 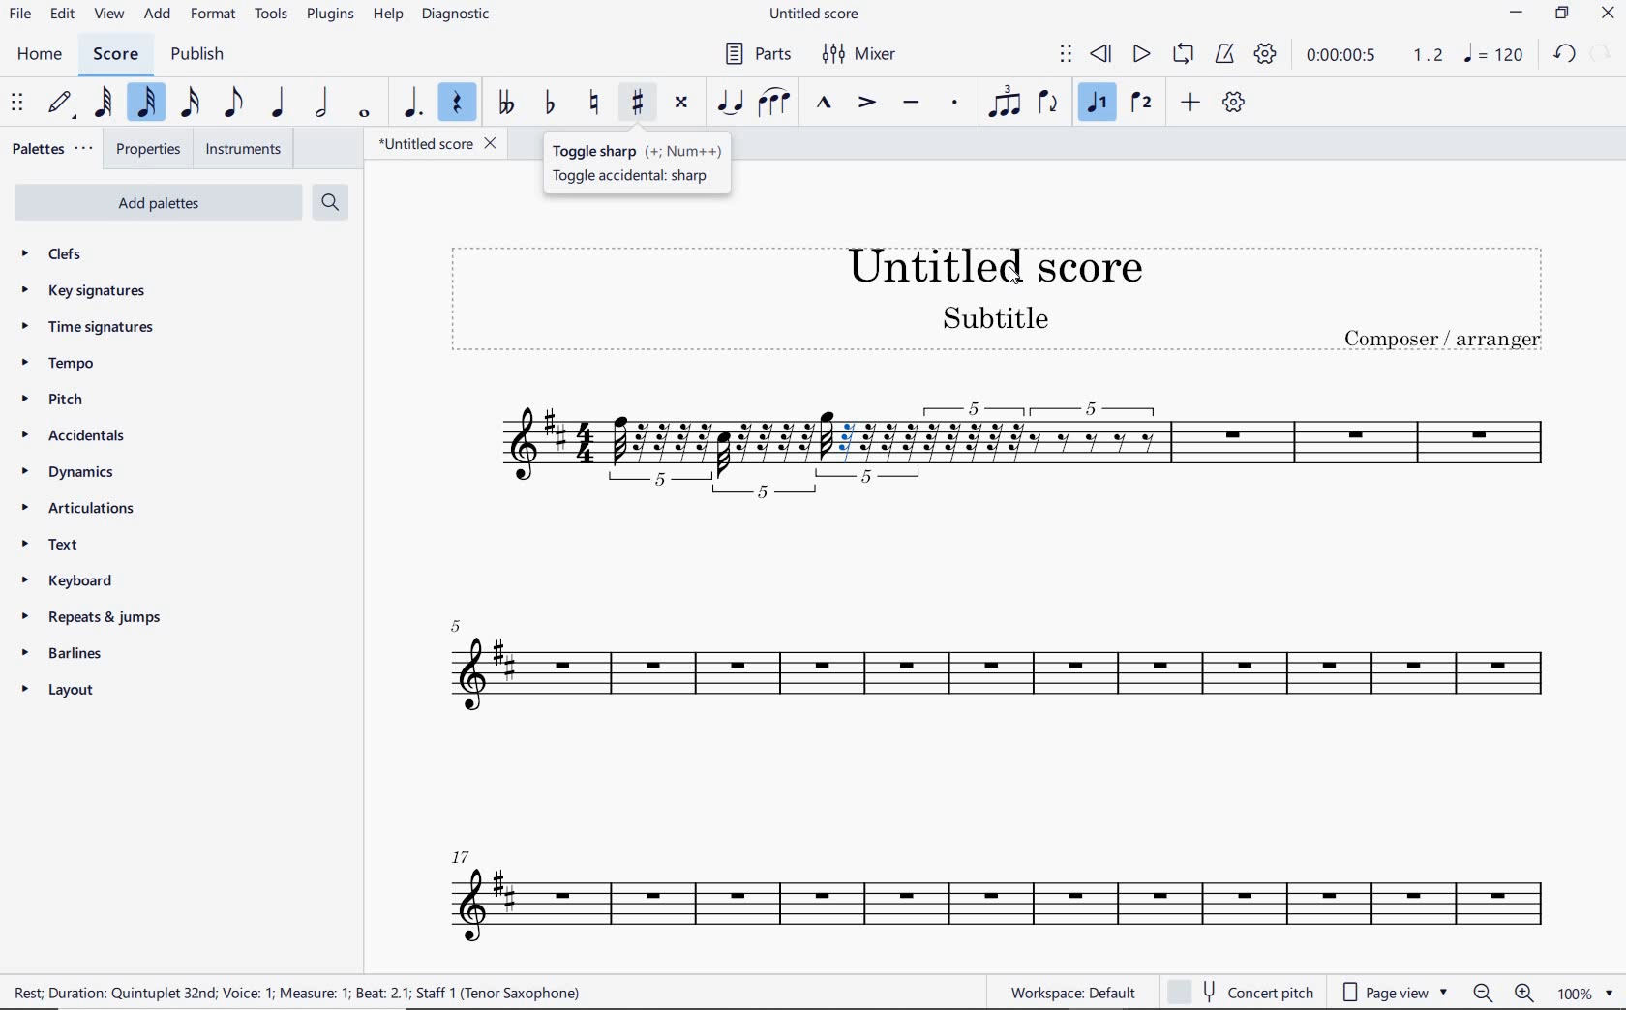 I want to click on PUBLISH, so click(x=199, y=57).